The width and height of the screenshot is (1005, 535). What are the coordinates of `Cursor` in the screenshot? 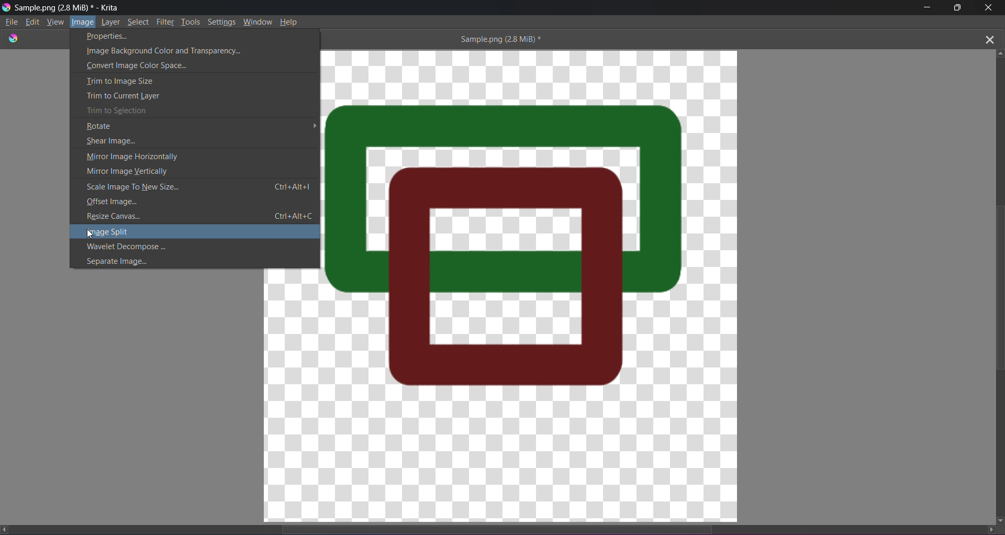 It's located at (91, 234).